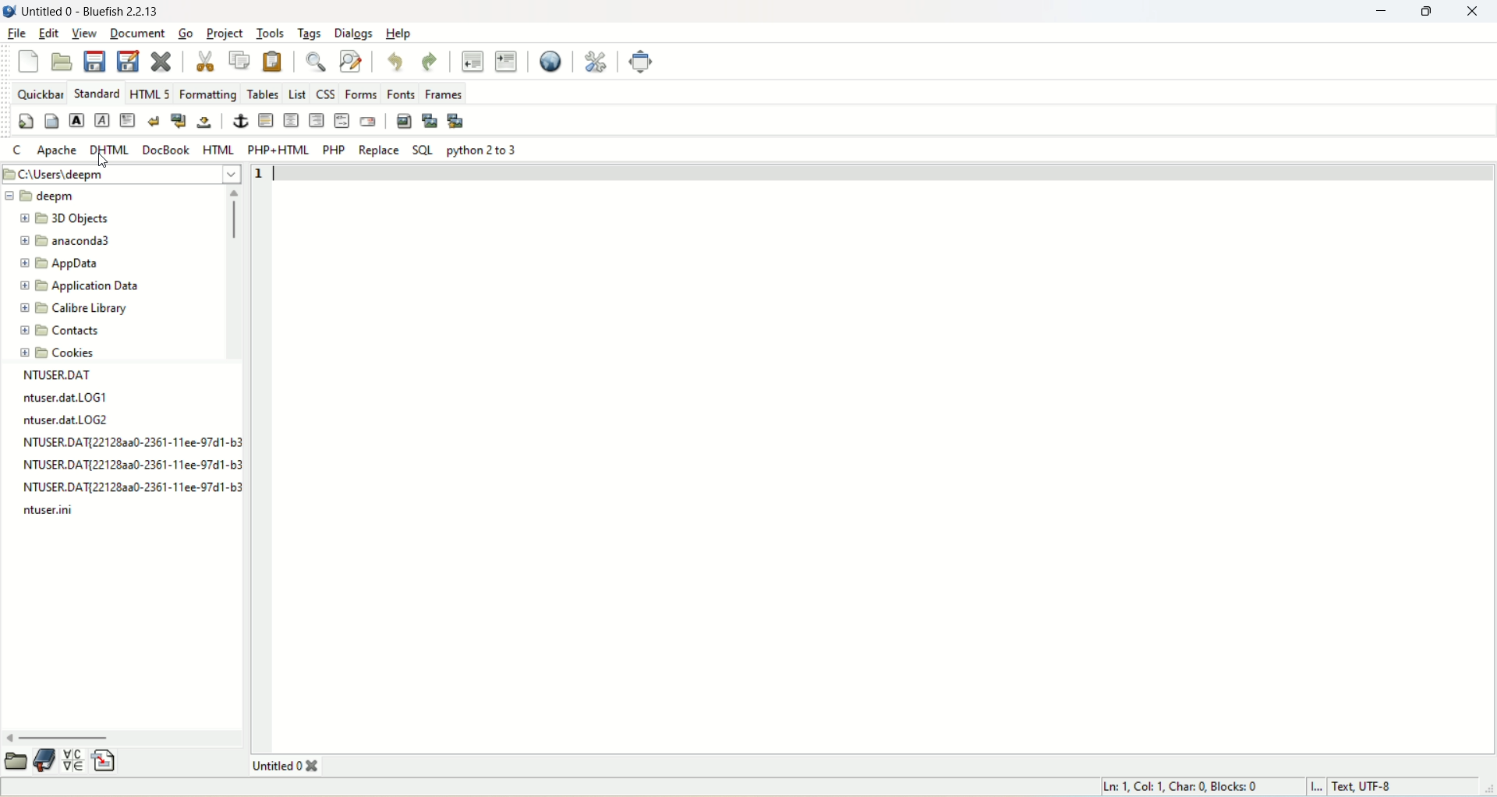  Describe the element at coordinates (65, 220) in the screenshot. I see `3D objects` at that location.